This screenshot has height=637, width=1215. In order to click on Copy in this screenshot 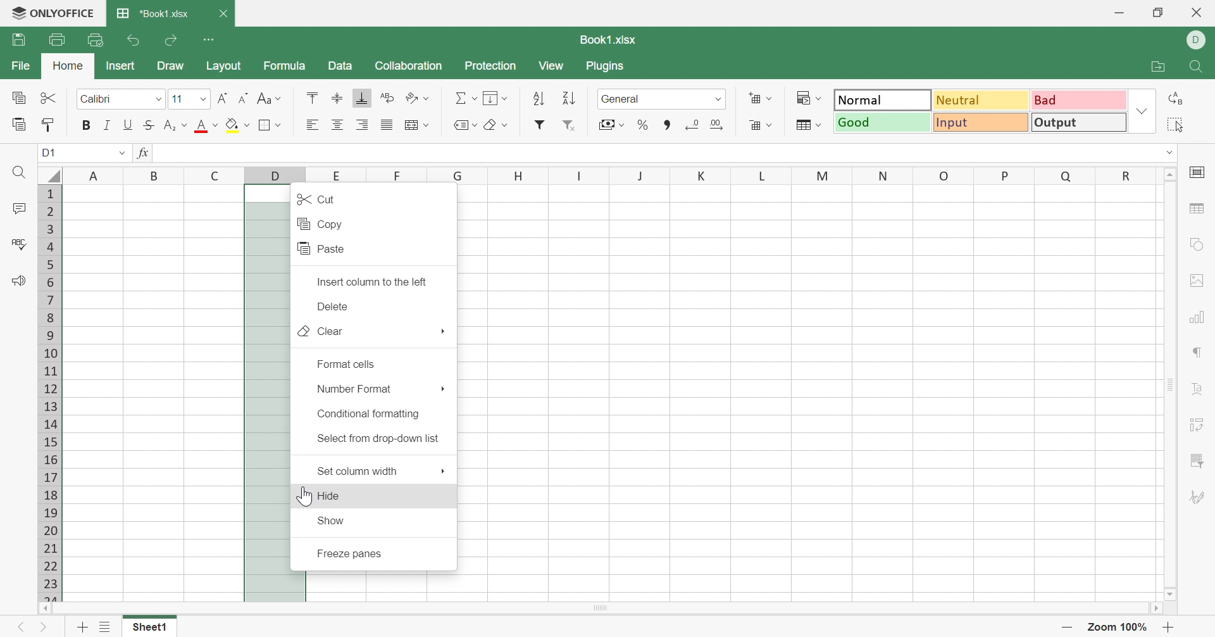, I will do `click(323, 224)`.